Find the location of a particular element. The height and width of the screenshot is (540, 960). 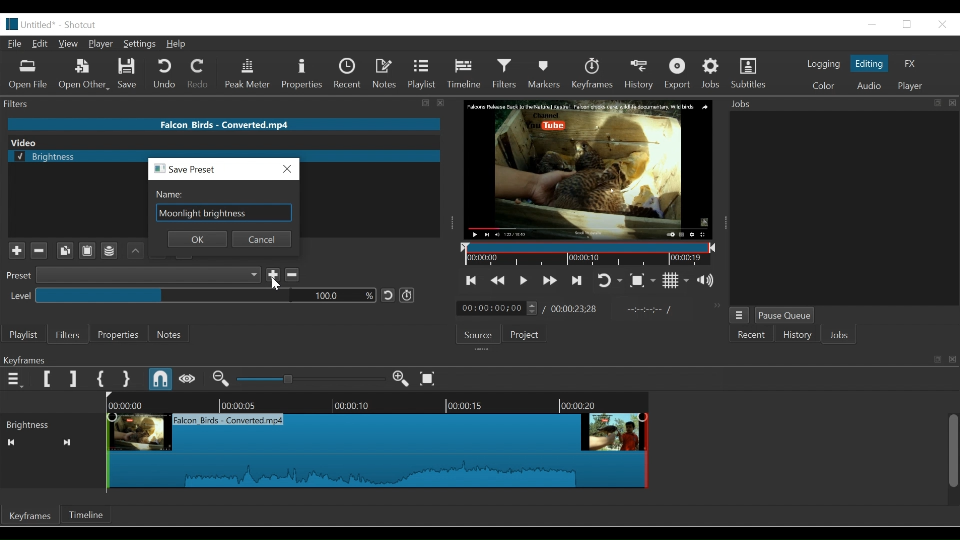

Timeline is located at coordinates (465, 75).